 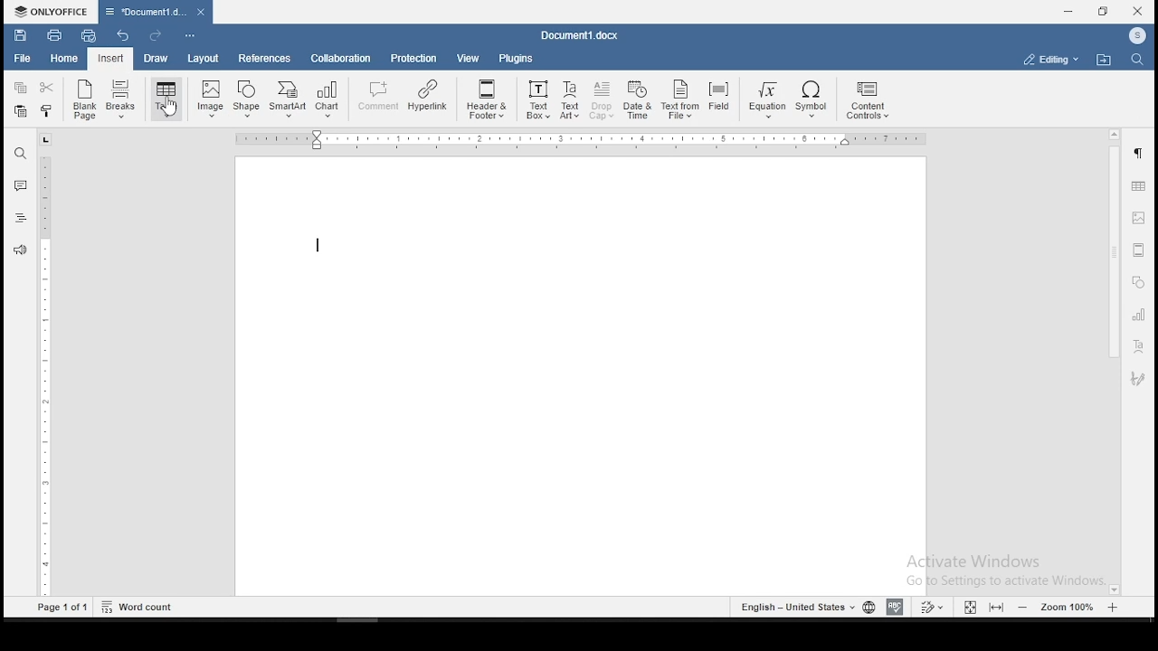 What do you see at coordinates (20, 184) in the screenshot?
I see `comment` at bounding box center [20, 184].